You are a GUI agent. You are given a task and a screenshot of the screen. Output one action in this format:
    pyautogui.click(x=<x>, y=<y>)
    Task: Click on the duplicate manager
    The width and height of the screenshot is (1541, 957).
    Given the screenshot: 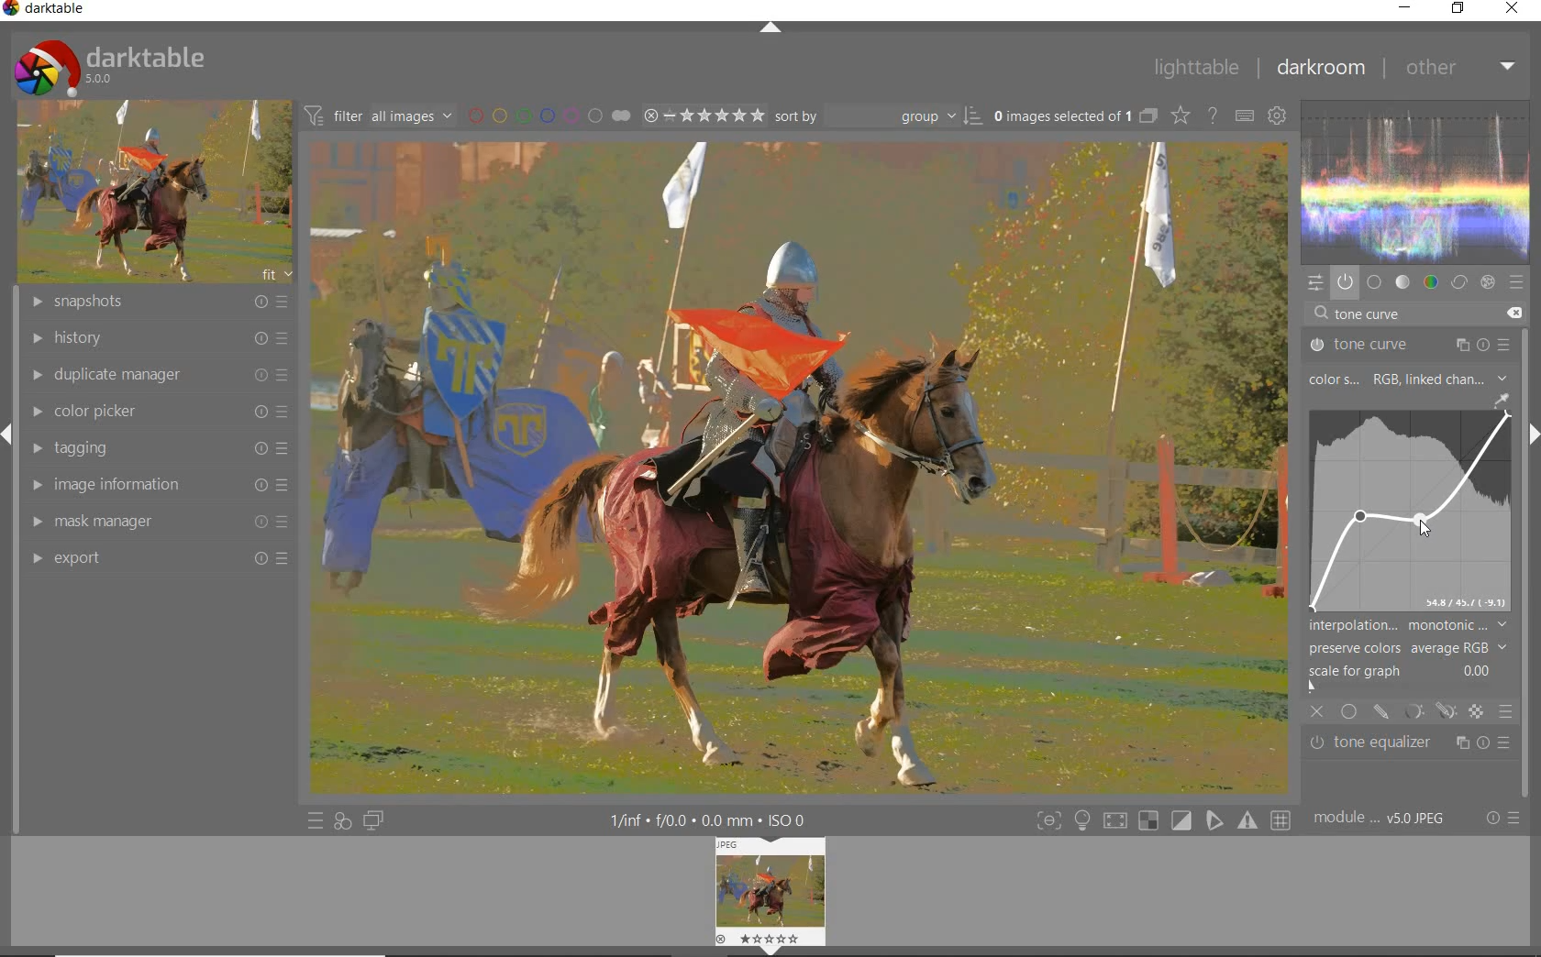 What is the action you would take?
    pyautogui.click(x=159, y=374)
    